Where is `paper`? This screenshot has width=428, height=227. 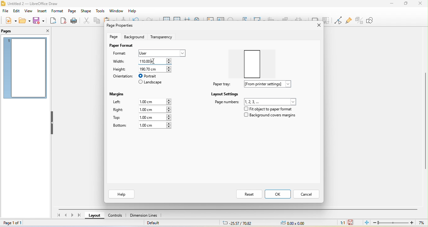
paper is located at coordinates (254, 62).